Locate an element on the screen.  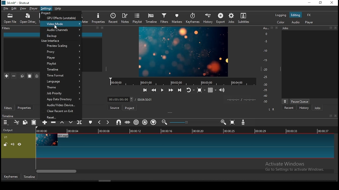
playlist is located at coordinates (138, 18).